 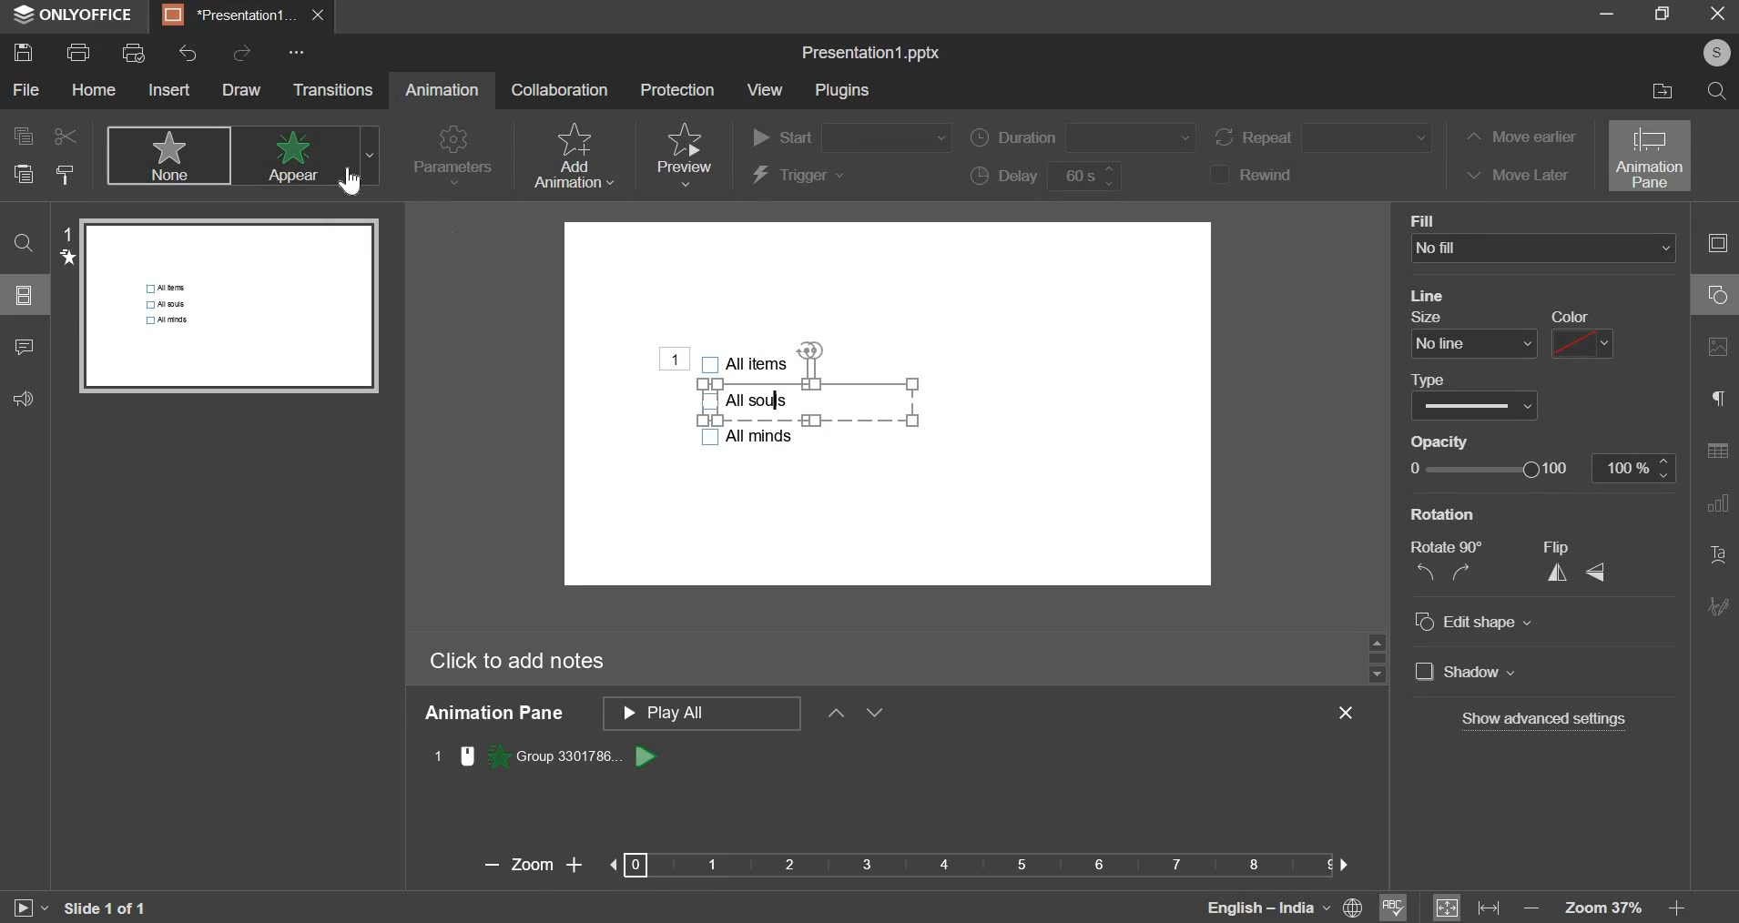 What do you see at coordinates (1581, 343) in the screenshot?
I see `line color` at bounding box center [1581, 343].